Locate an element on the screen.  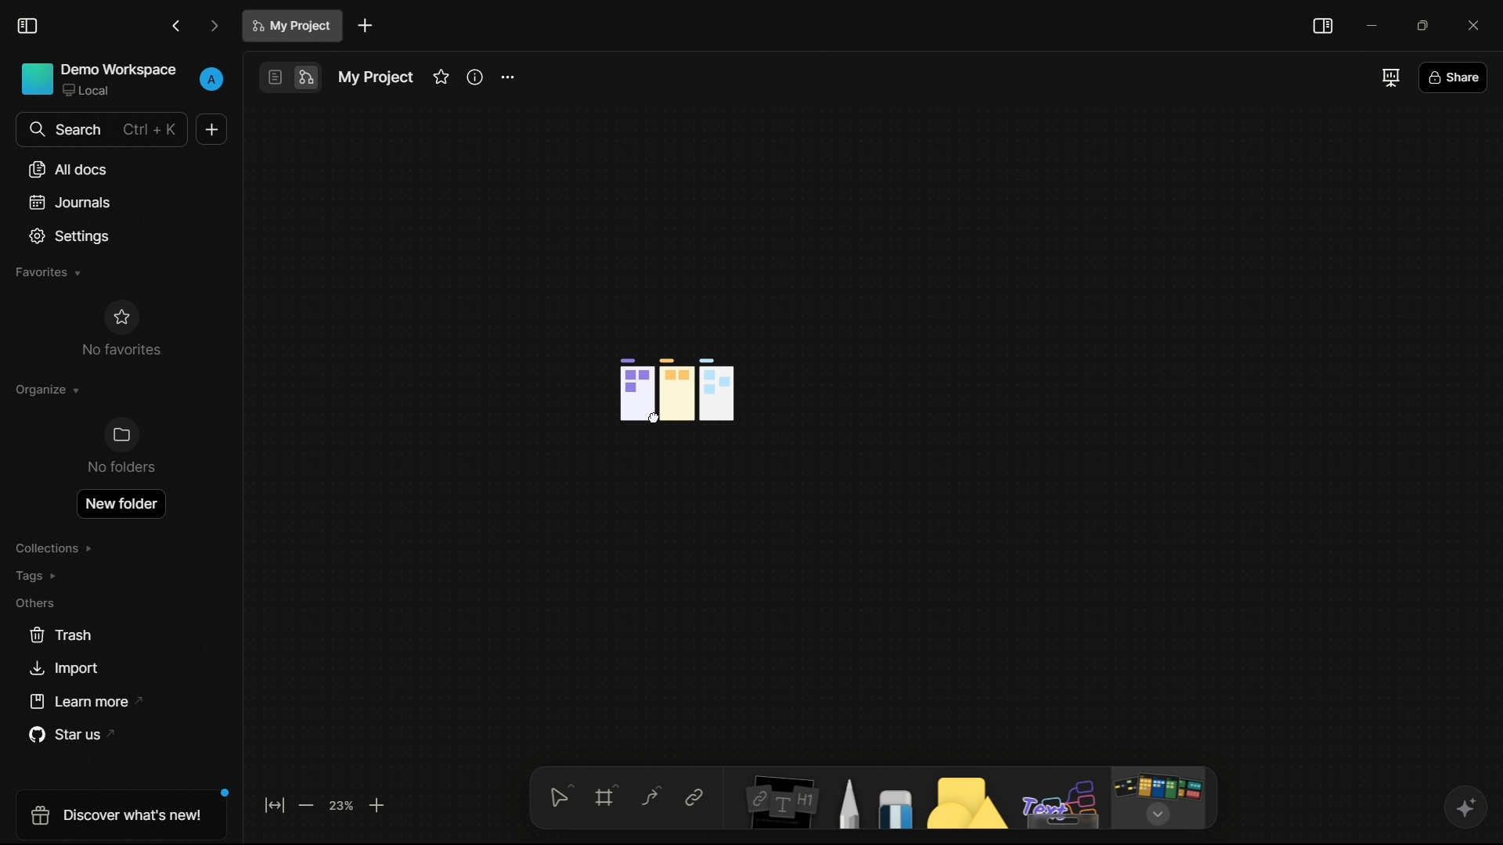
others is located at coordinates (1062, 804).